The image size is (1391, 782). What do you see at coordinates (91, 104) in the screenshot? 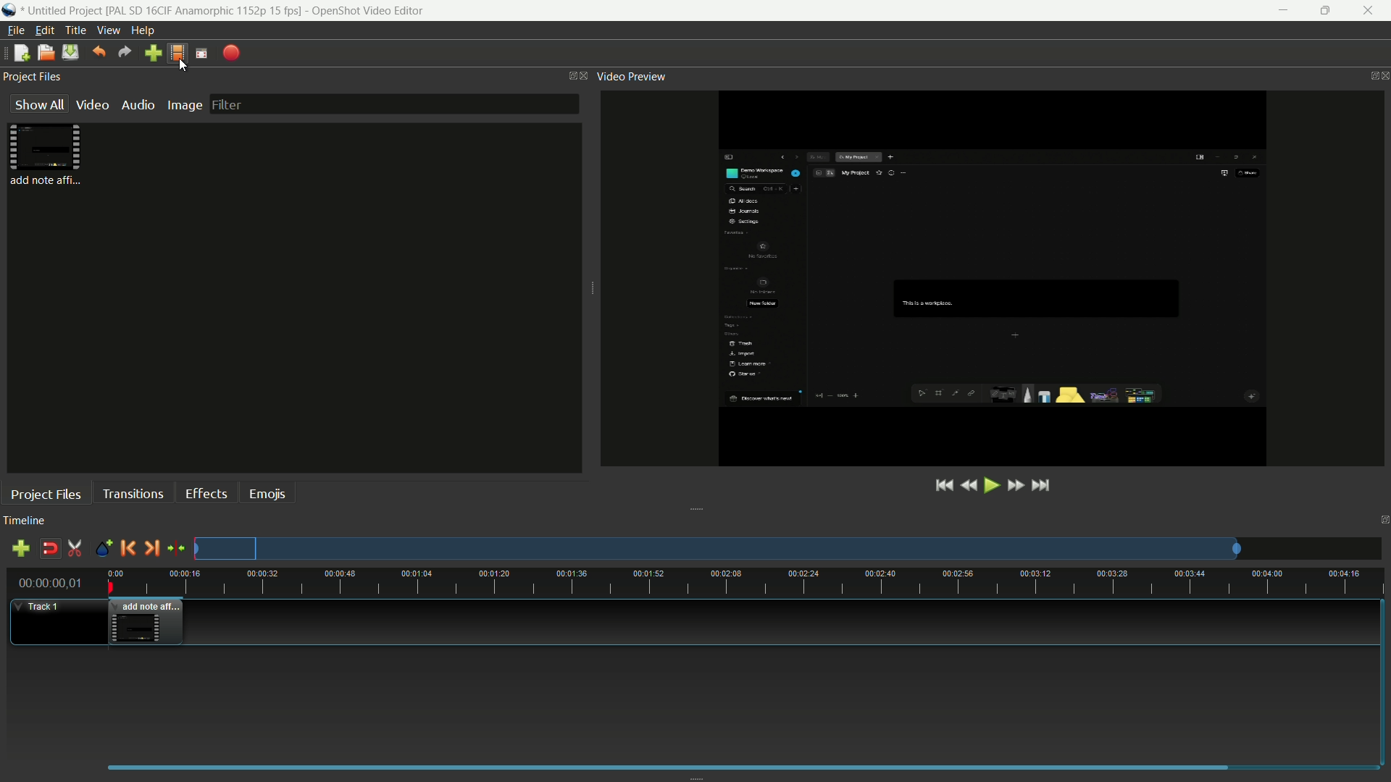
I see `video` at bounding box center [91, 104].